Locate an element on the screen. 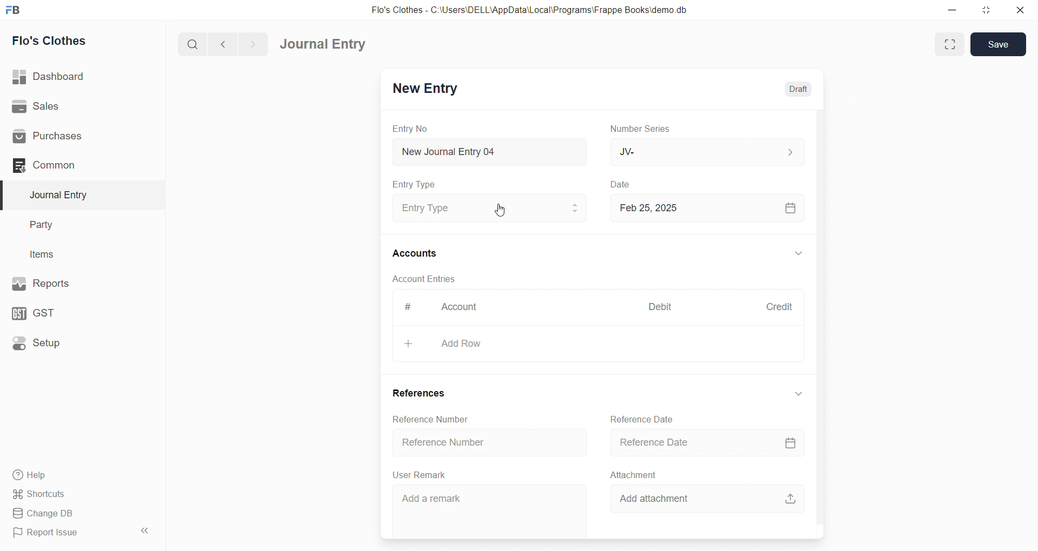 The width and height of the screenshot is (1038, 551). Help is located at coordinates (78, 474).